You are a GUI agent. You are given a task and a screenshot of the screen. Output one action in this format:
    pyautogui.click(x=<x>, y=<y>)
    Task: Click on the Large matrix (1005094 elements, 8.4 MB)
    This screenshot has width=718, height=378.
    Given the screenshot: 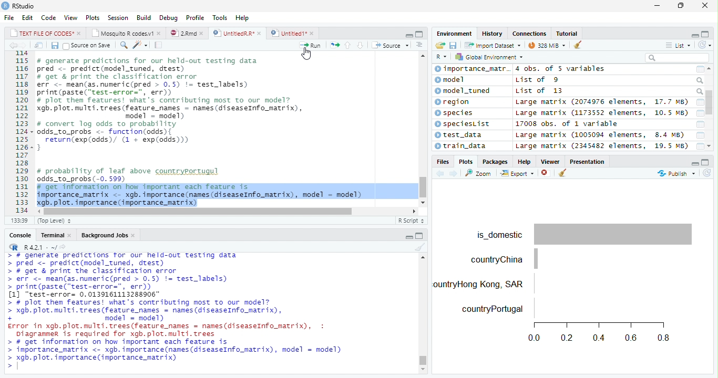 What is the action you would take?
    pyautogui.click(x=600, y=134)
    